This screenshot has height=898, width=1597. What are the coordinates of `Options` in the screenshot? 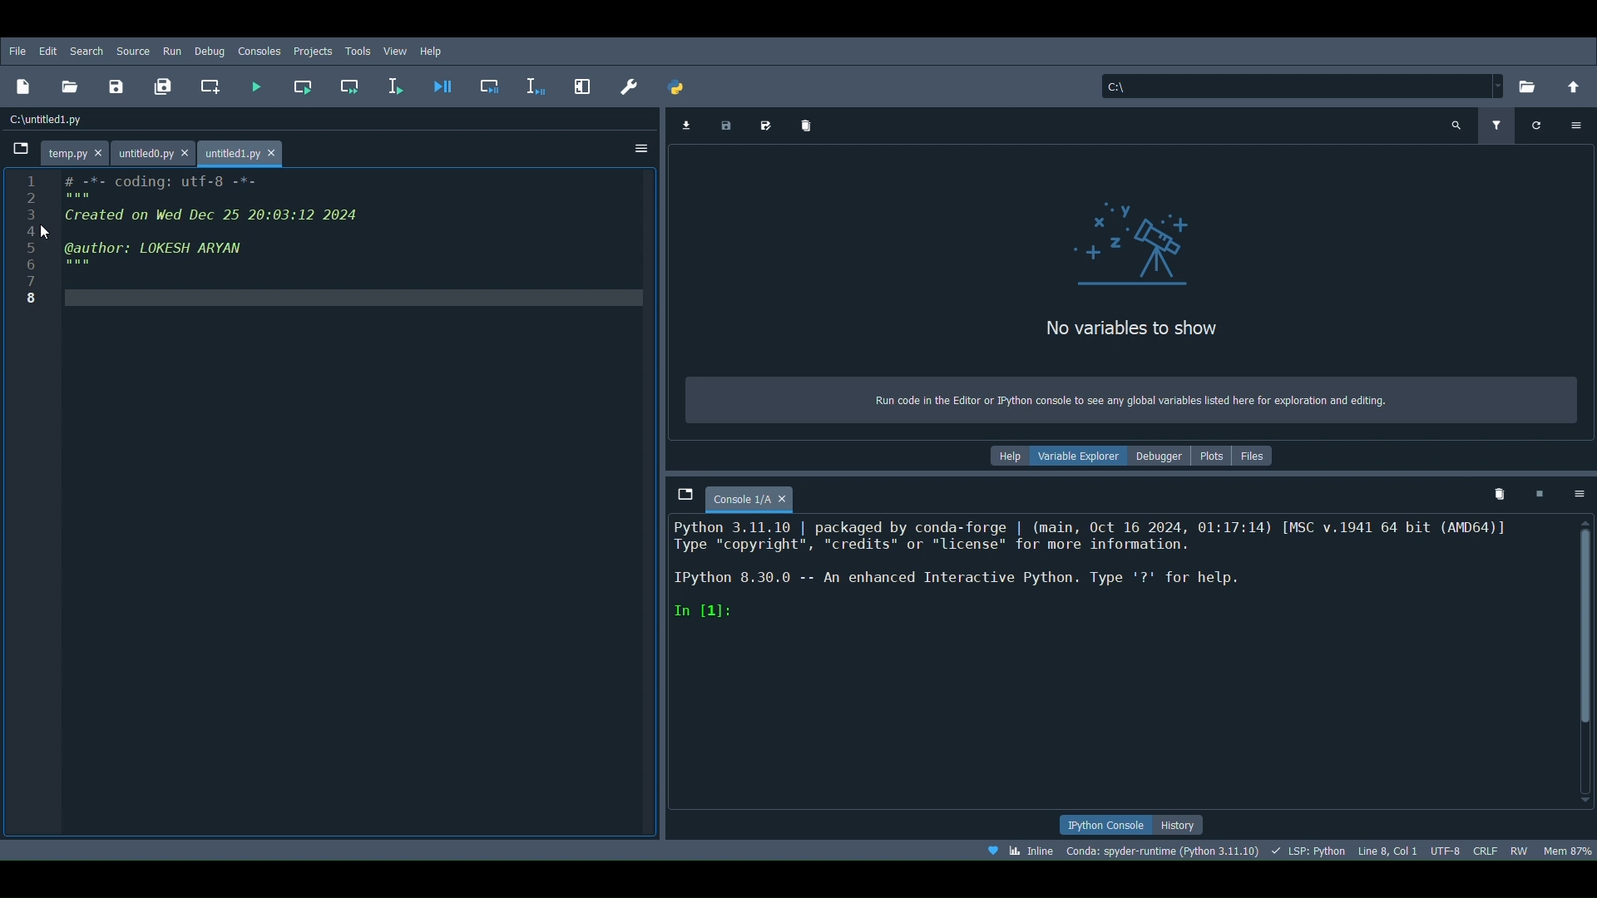 It's located at (1580, 492).